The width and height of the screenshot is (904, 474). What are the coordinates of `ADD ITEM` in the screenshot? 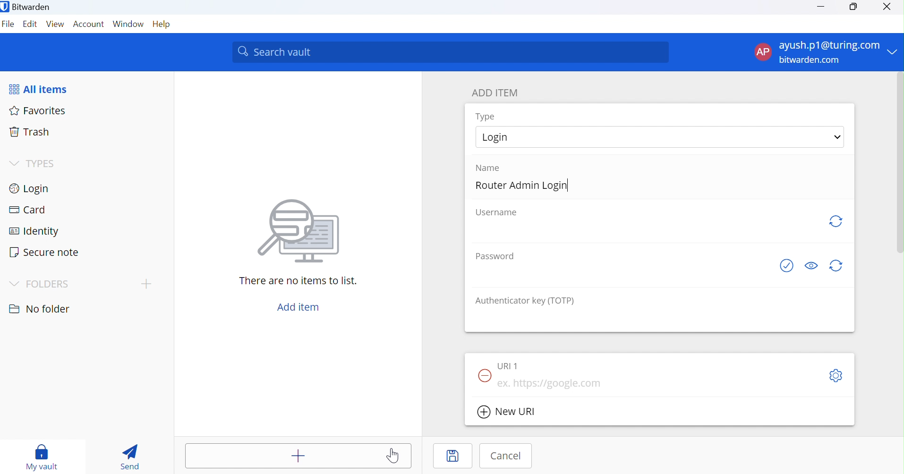 It's located at (499, 93).